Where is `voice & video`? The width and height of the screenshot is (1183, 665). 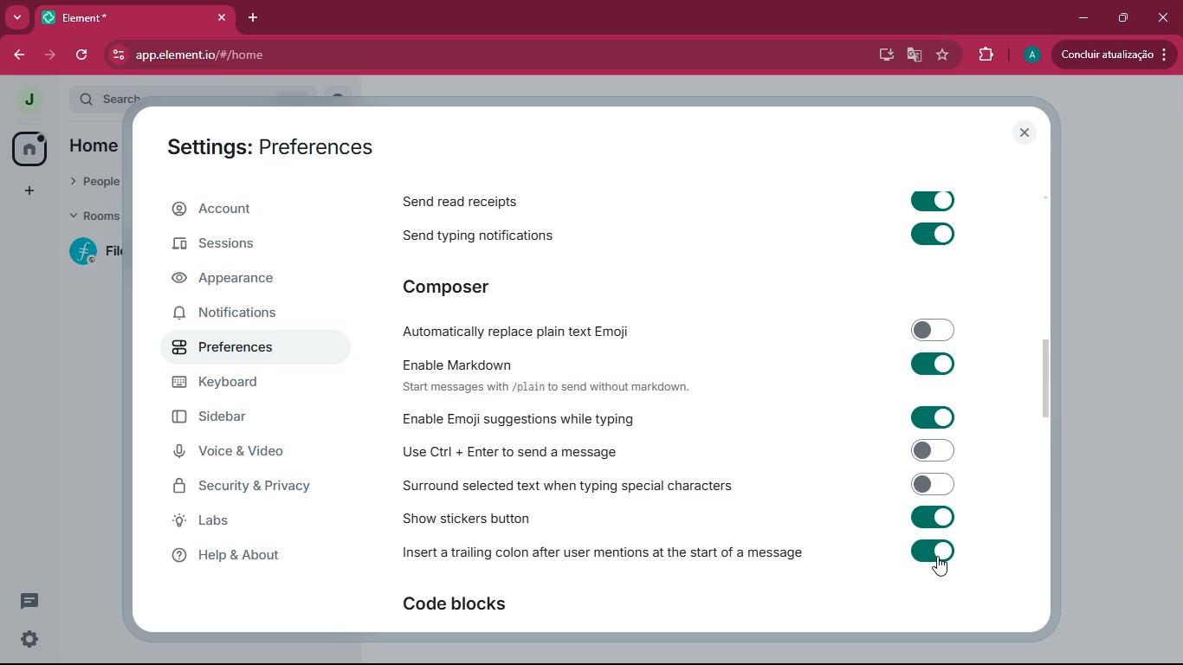 voice & video is located at coordinates (239, 453).